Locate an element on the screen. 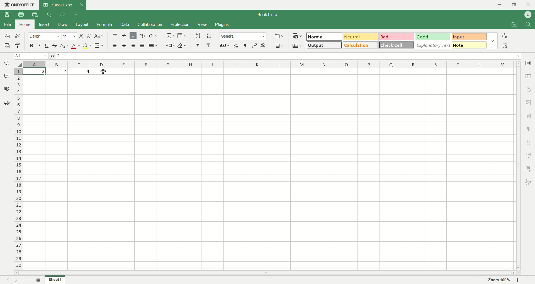  add cell is located at coordinates (278, 36).